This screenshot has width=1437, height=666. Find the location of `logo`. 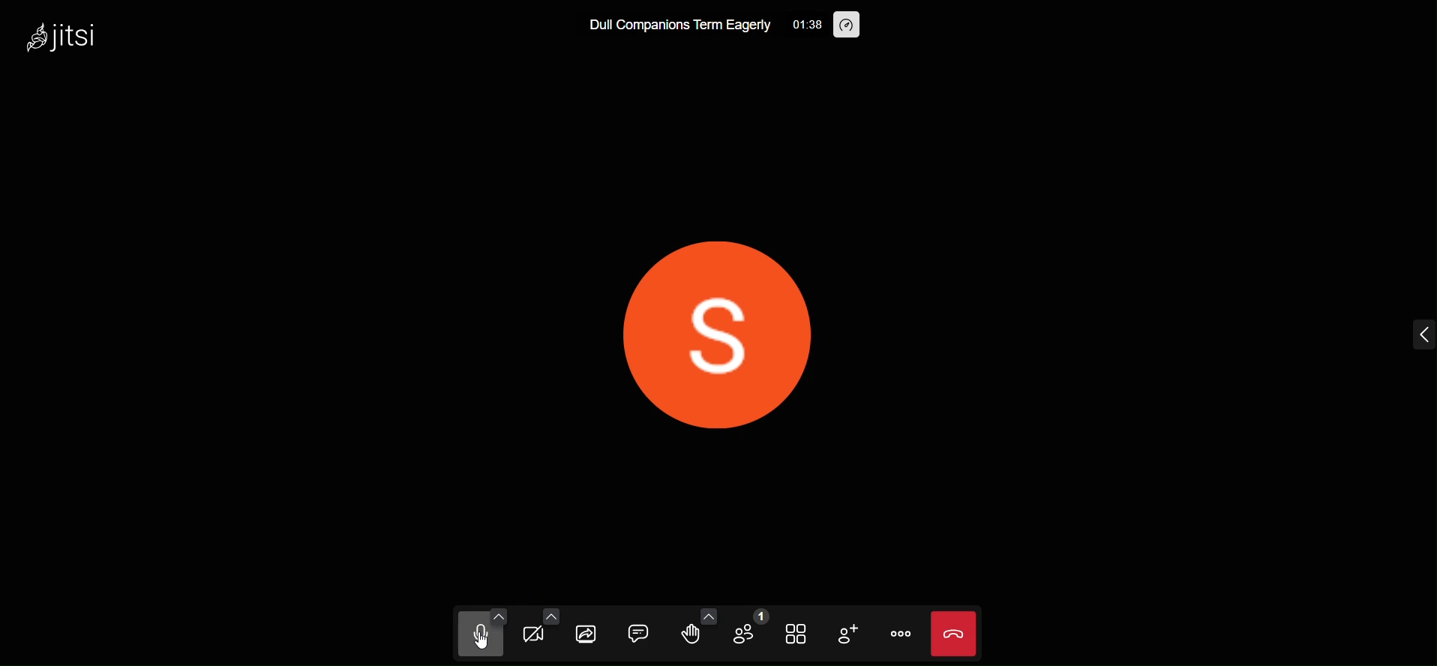

logo is located at coordinates (69, 35).